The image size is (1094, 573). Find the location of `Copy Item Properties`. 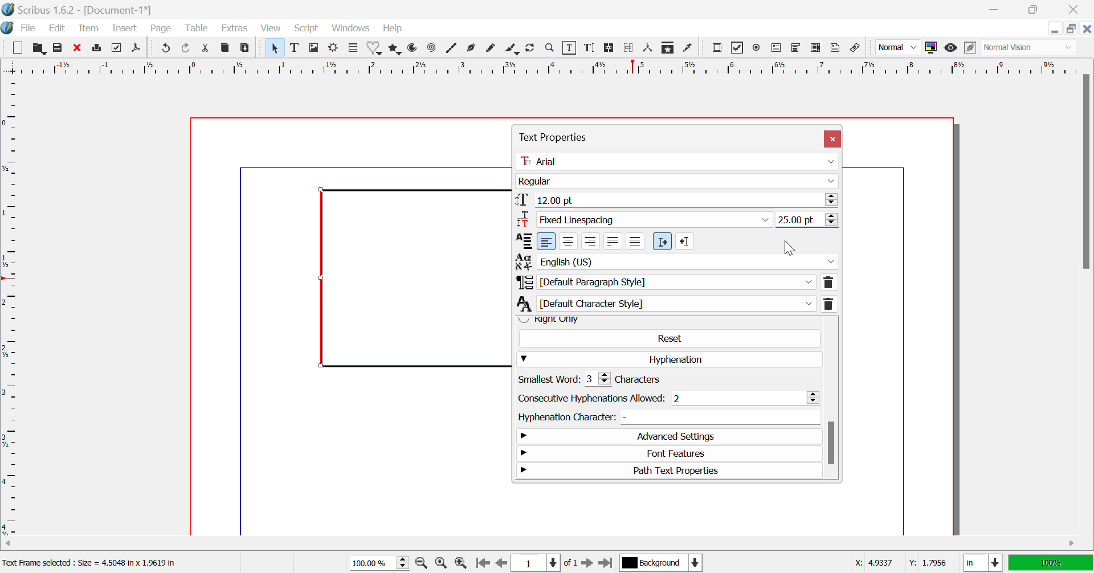

Copy Item Properties is located at coordinates (670, 48).